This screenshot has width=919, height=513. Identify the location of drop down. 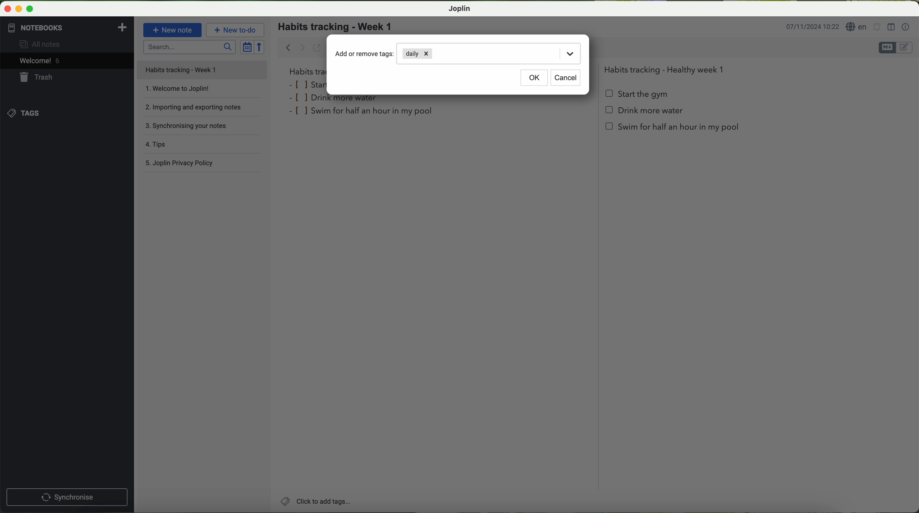
(570, 53).